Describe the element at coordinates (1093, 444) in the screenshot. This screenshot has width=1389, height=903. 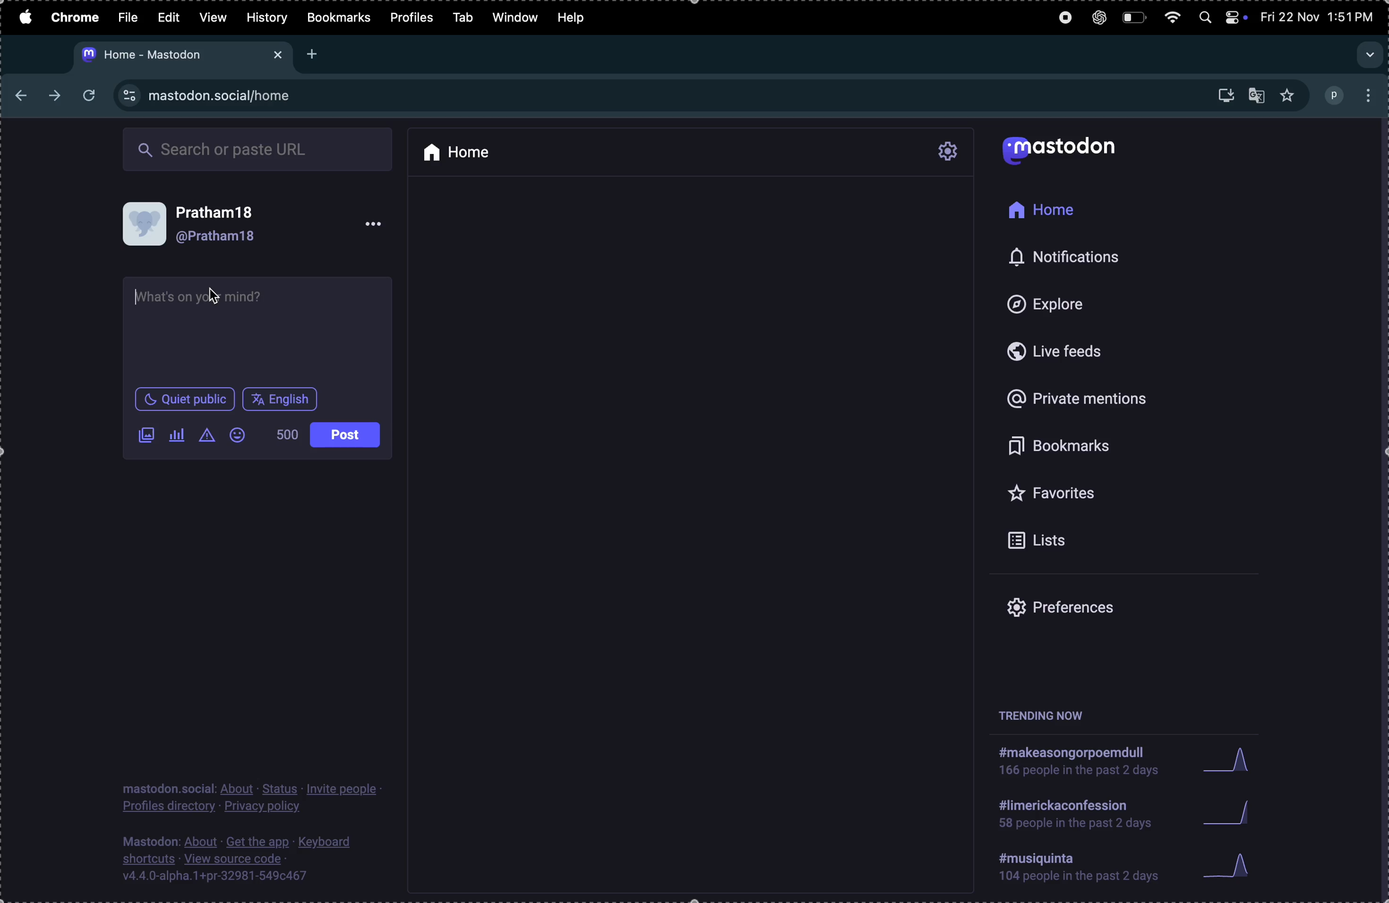
I see `bookmarks` at that location.